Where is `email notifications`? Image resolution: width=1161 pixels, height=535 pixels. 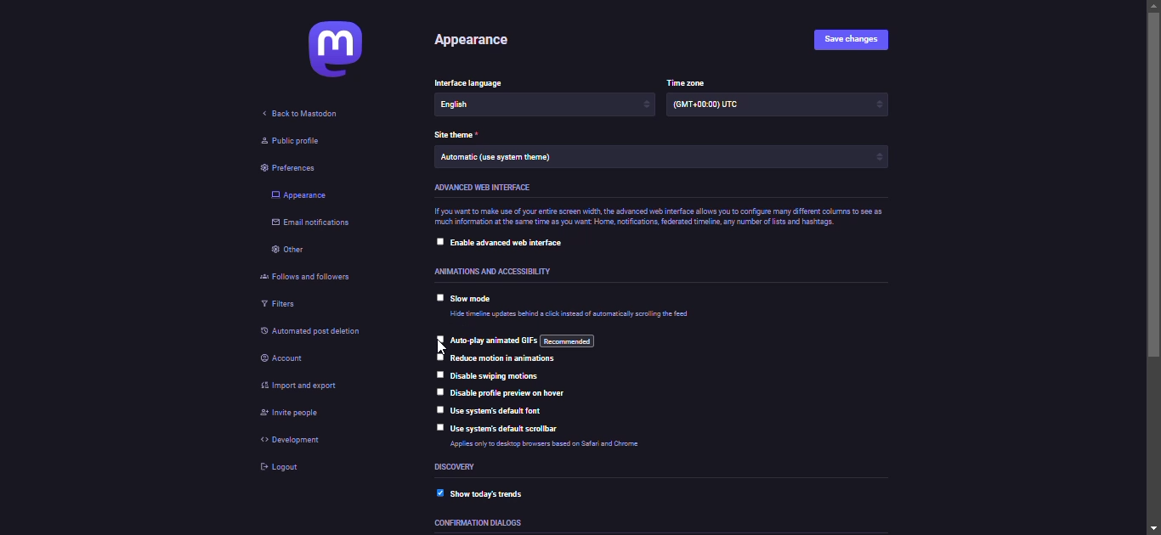
email notifications is located at coordinates (317, 223).